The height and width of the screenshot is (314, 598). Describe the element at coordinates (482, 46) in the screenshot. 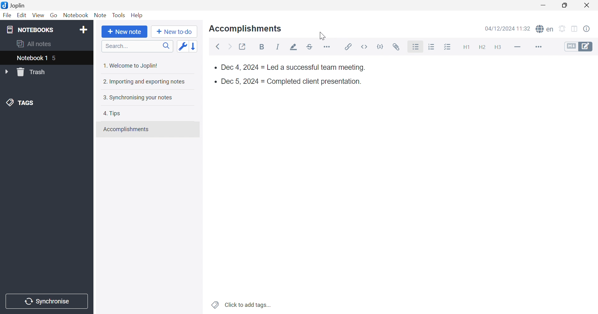

I see `Heading 2` at that location.